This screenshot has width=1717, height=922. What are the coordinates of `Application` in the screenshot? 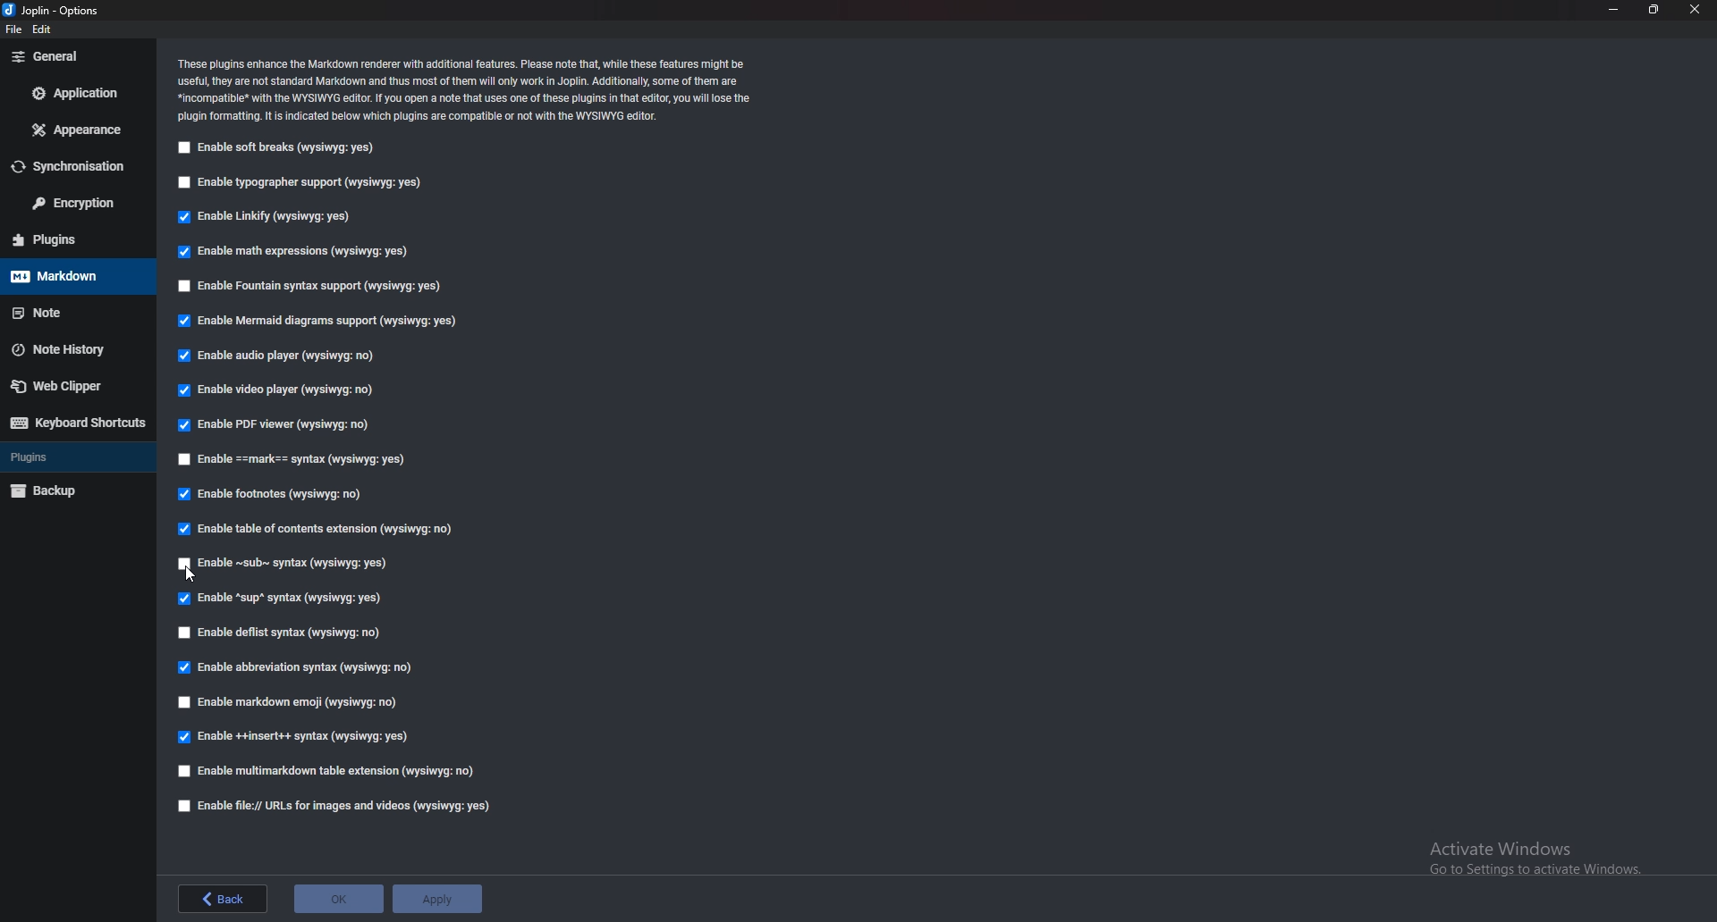 It's located at (81, 93).